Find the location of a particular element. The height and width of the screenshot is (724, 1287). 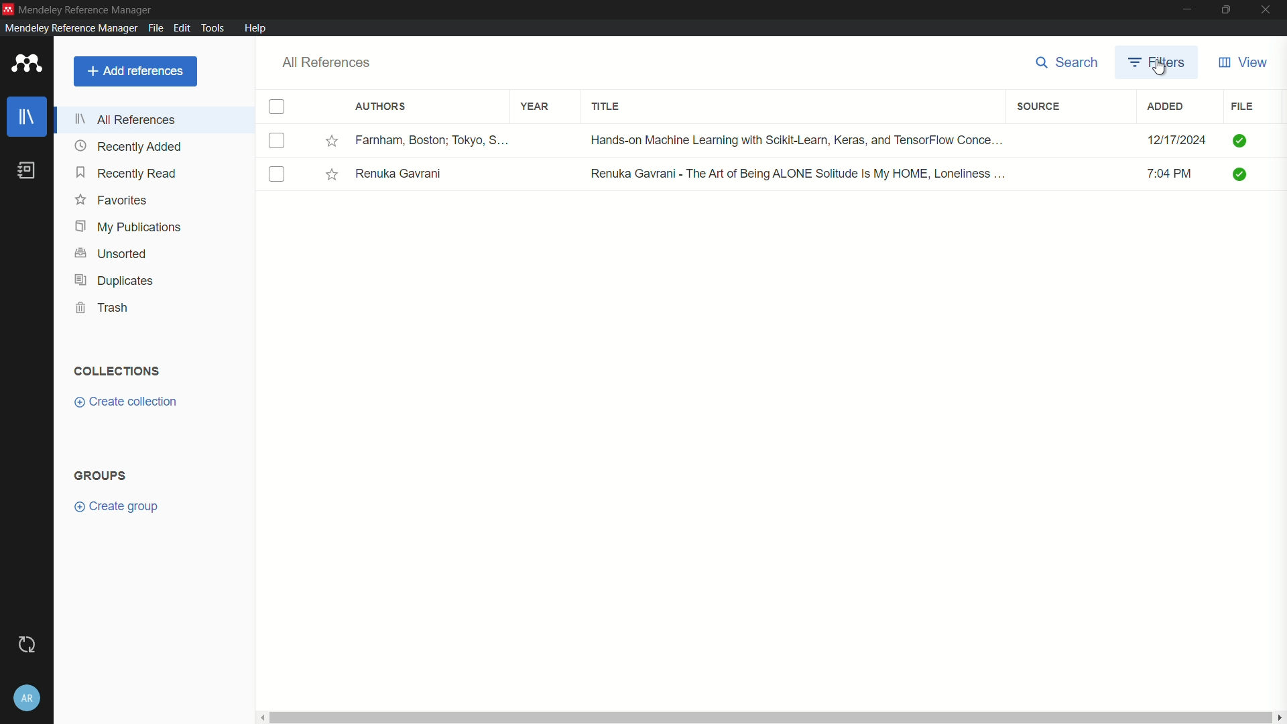

app icon is located at coordinates (8, 8).